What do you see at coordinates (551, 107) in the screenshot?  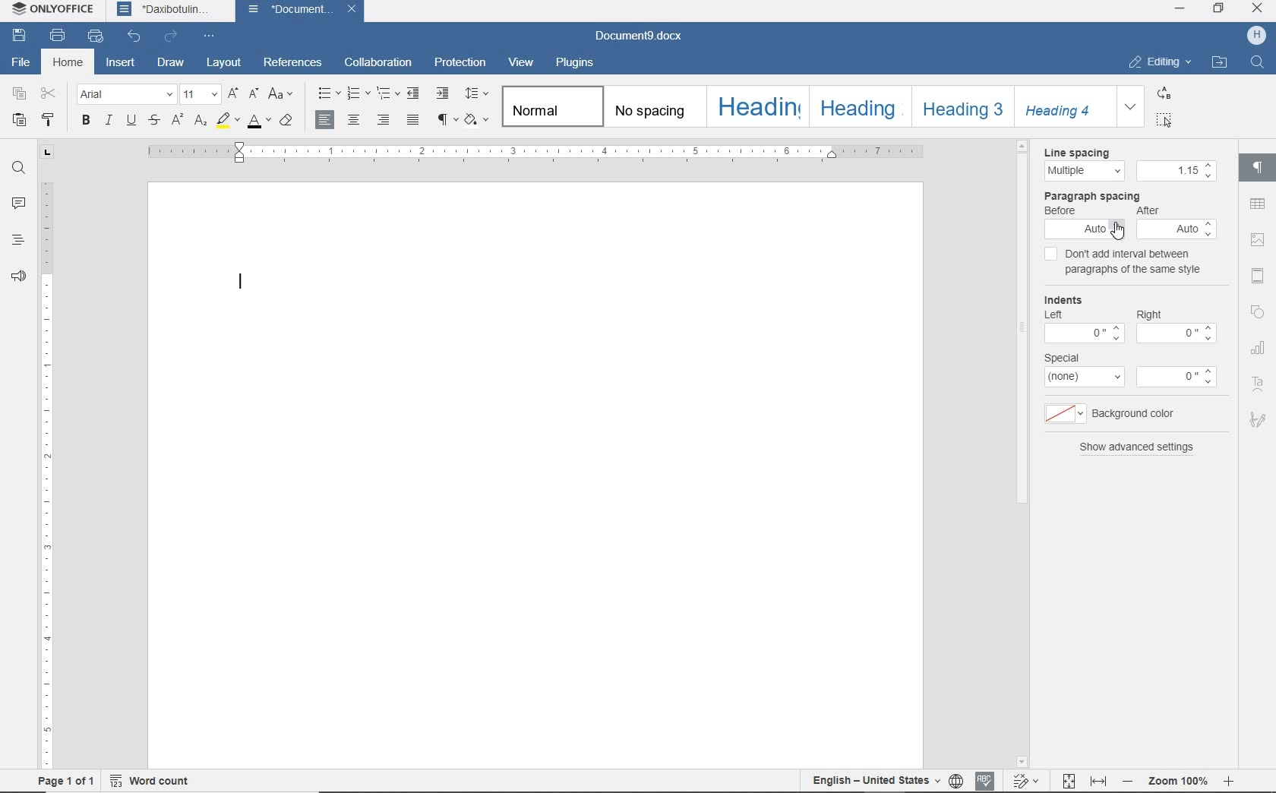 I see `Normal` at bounding box center [551, 107].